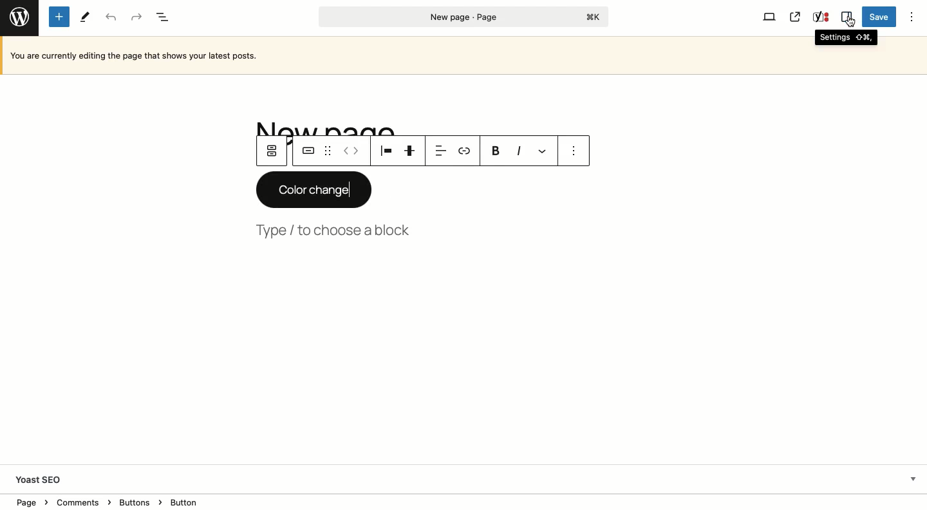  Describe the element at coordinates (388, 151) in the screenshot. I see `Align` at that location.